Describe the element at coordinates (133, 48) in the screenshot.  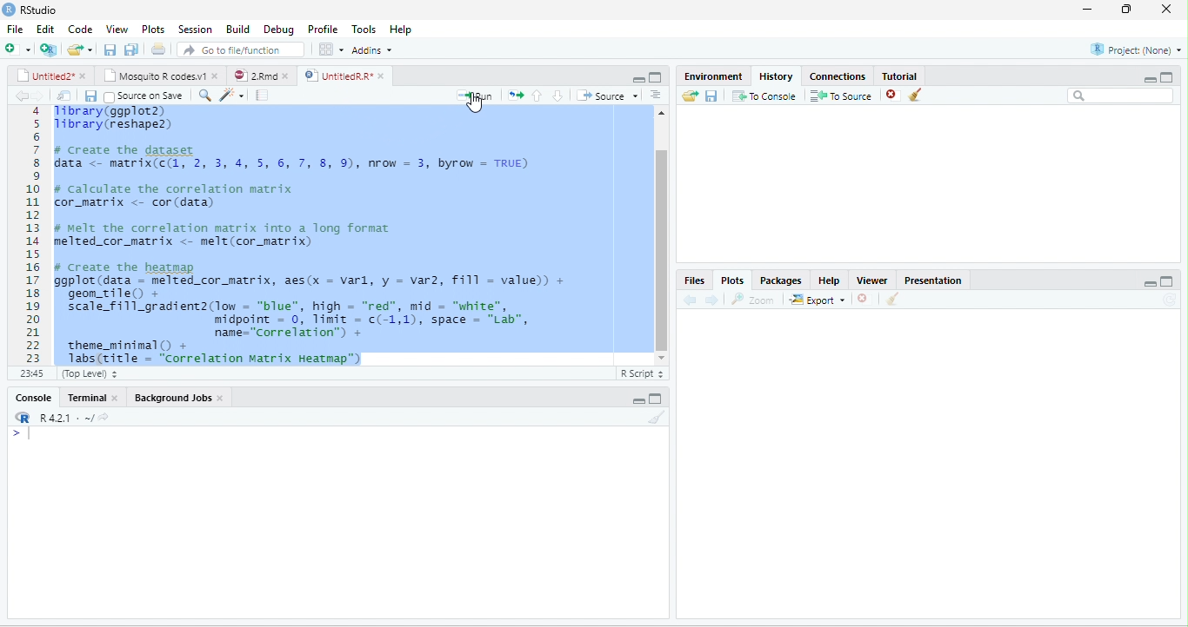
I see `` at that location.